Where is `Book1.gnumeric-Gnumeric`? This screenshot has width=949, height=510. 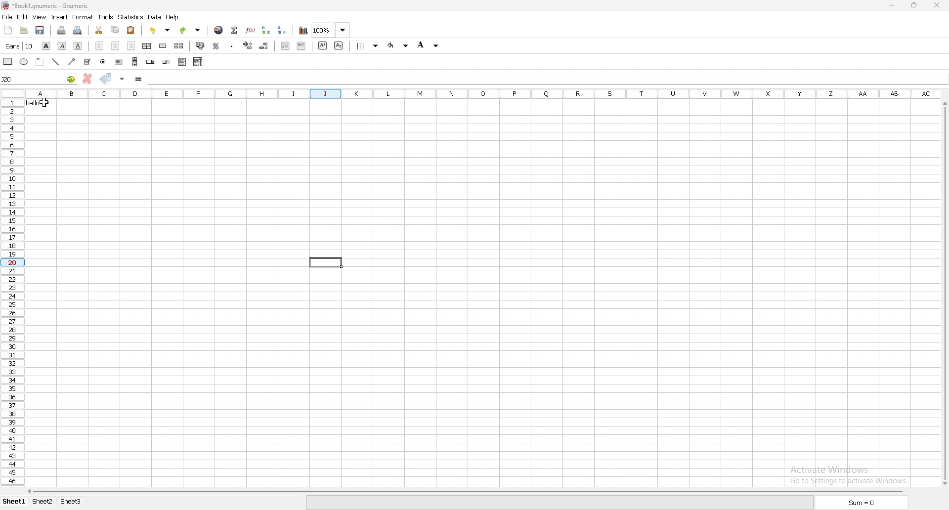 Book1.gnumeric-Gnumeric is located at coordinates (47, 6).